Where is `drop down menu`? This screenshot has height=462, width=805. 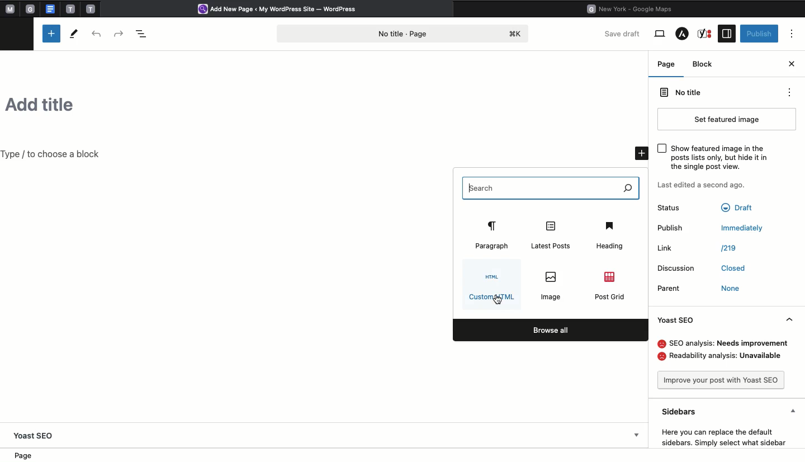 drop down menu is located at coordinates (637, 436).